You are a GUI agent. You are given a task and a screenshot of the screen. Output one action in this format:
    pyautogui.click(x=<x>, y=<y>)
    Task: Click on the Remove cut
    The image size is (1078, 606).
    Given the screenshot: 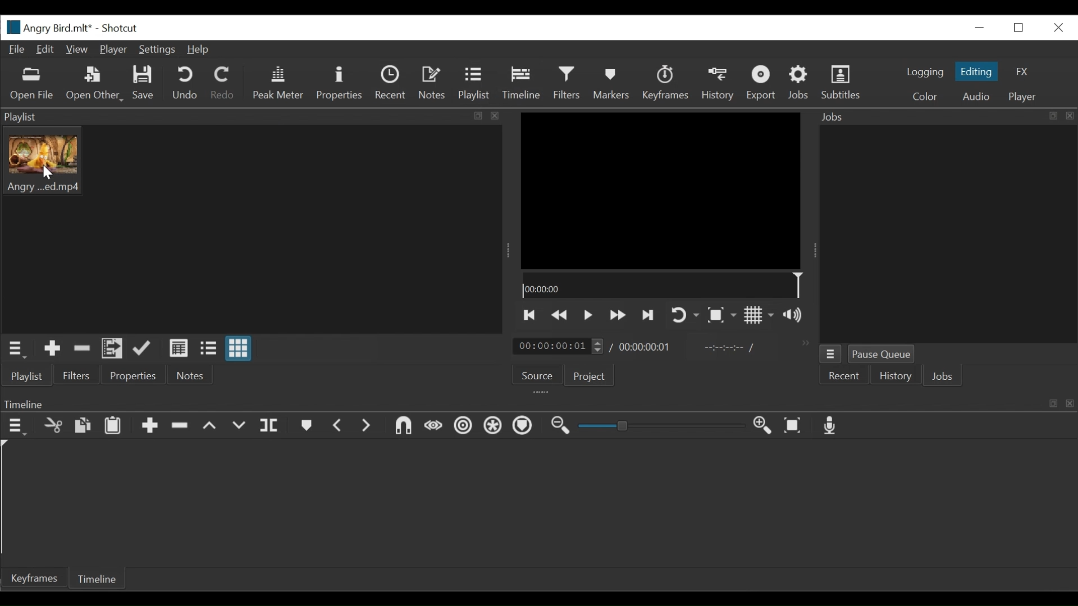 What is the action you would take?
    pyautogui.click(x=82, y=349)
    